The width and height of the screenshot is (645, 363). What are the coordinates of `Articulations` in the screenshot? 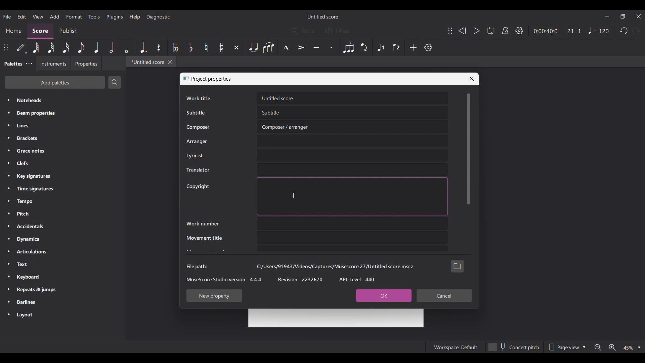 It's located at (62, 252).